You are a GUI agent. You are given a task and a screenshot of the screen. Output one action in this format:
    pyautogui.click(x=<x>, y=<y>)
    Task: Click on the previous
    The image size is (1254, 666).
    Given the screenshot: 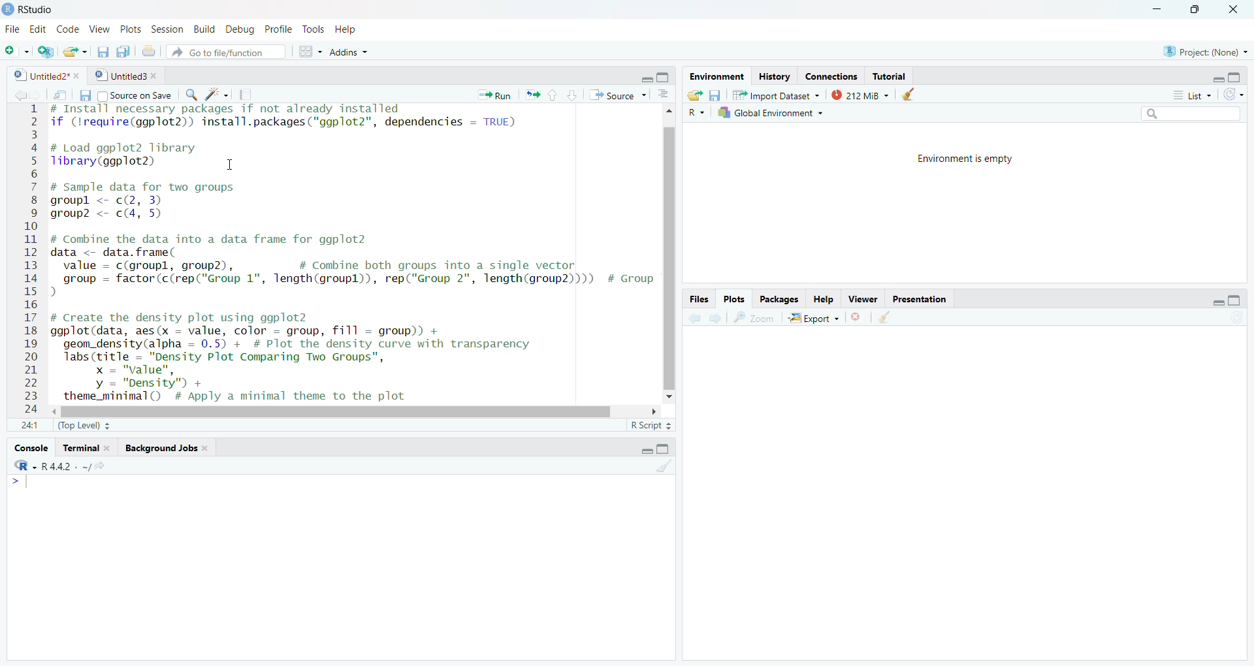 What is the action you would take?
    pyautogui.click(x=17, y=94)
    